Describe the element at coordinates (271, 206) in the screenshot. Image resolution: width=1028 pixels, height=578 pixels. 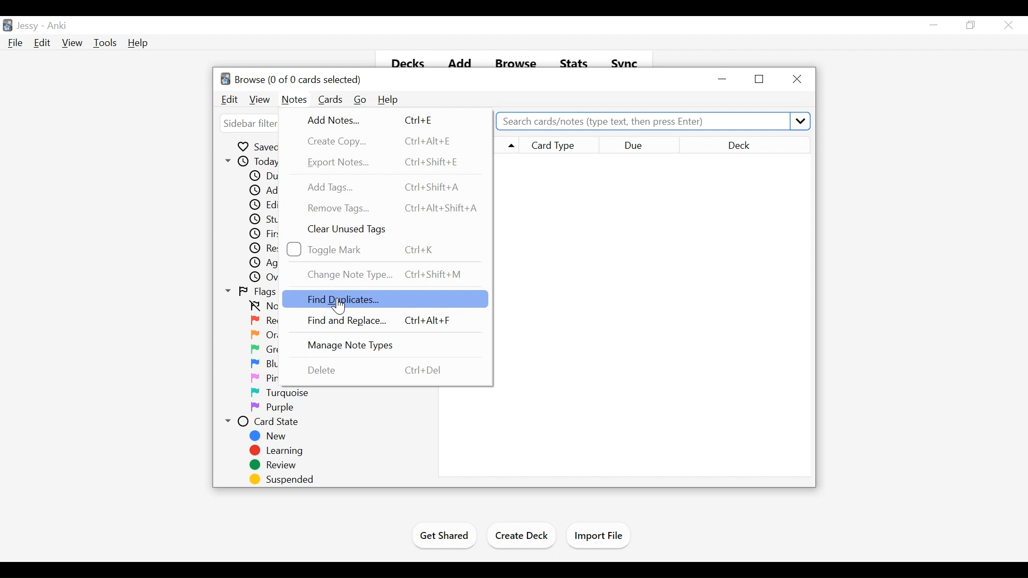
I see `Edited` at that location.